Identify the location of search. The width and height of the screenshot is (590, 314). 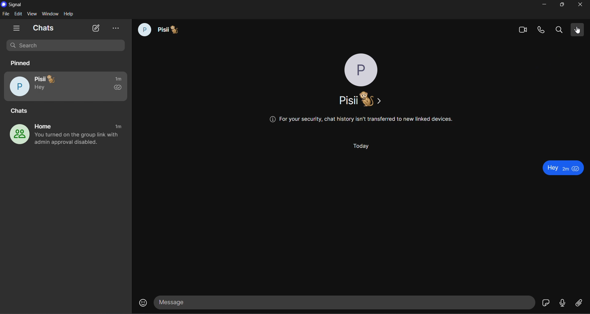
(69, 46).